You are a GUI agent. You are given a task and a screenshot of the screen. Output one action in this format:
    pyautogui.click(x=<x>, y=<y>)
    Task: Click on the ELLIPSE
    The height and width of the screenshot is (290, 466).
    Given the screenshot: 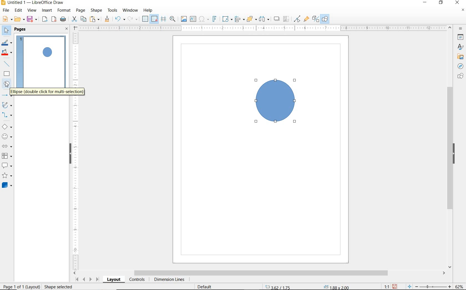 What is the action you would take?
    pyautogui.click(x=7, y=84)
    